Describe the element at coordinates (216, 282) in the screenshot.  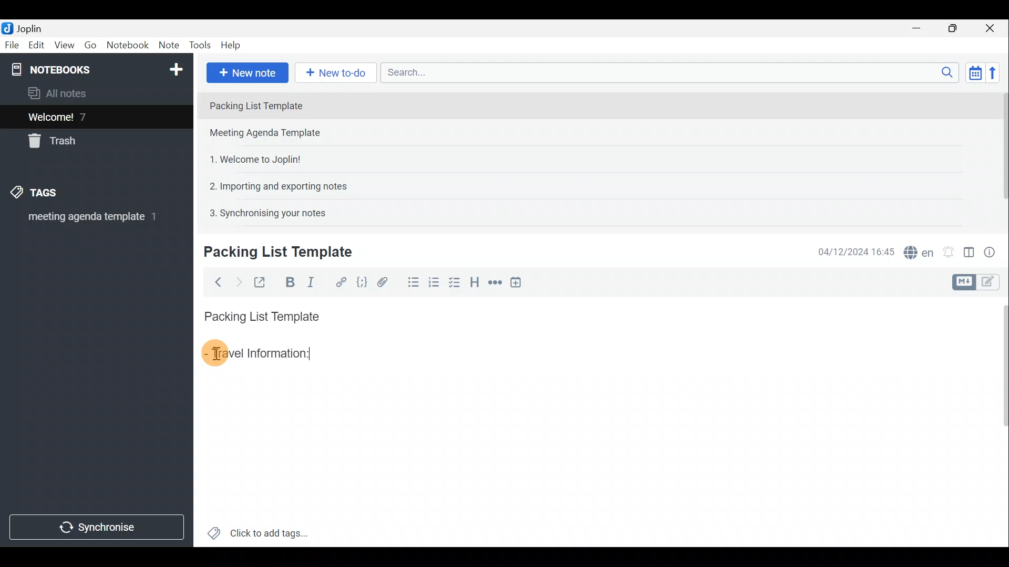
I see `Back` at that location.